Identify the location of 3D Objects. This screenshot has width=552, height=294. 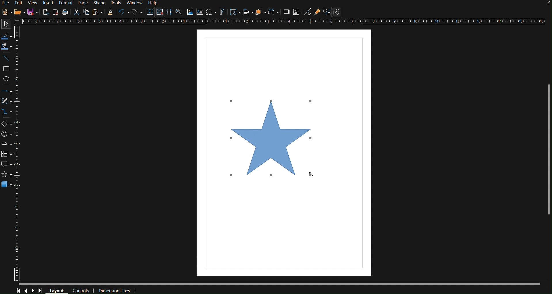
(7, 186).